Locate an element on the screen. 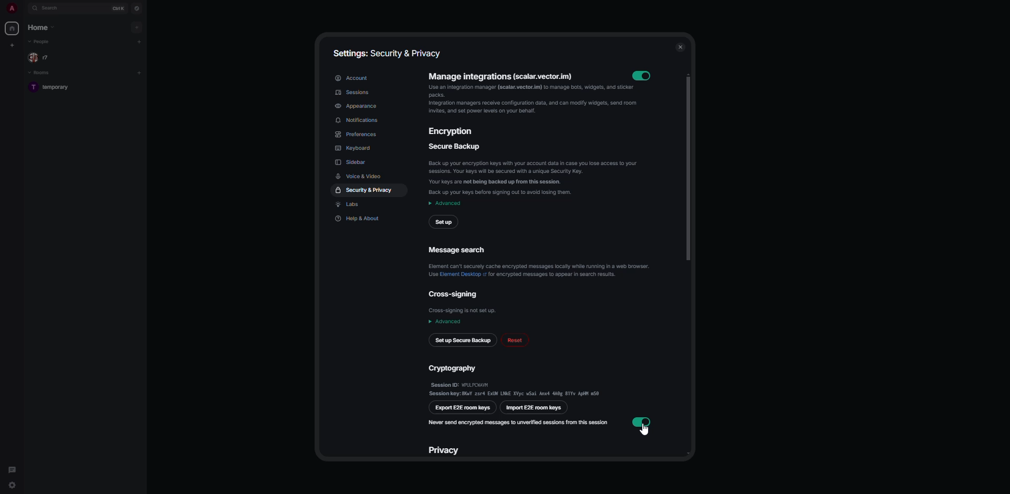 This screenshot has width=1010, height=494. home is located at coordinates (13, 28).